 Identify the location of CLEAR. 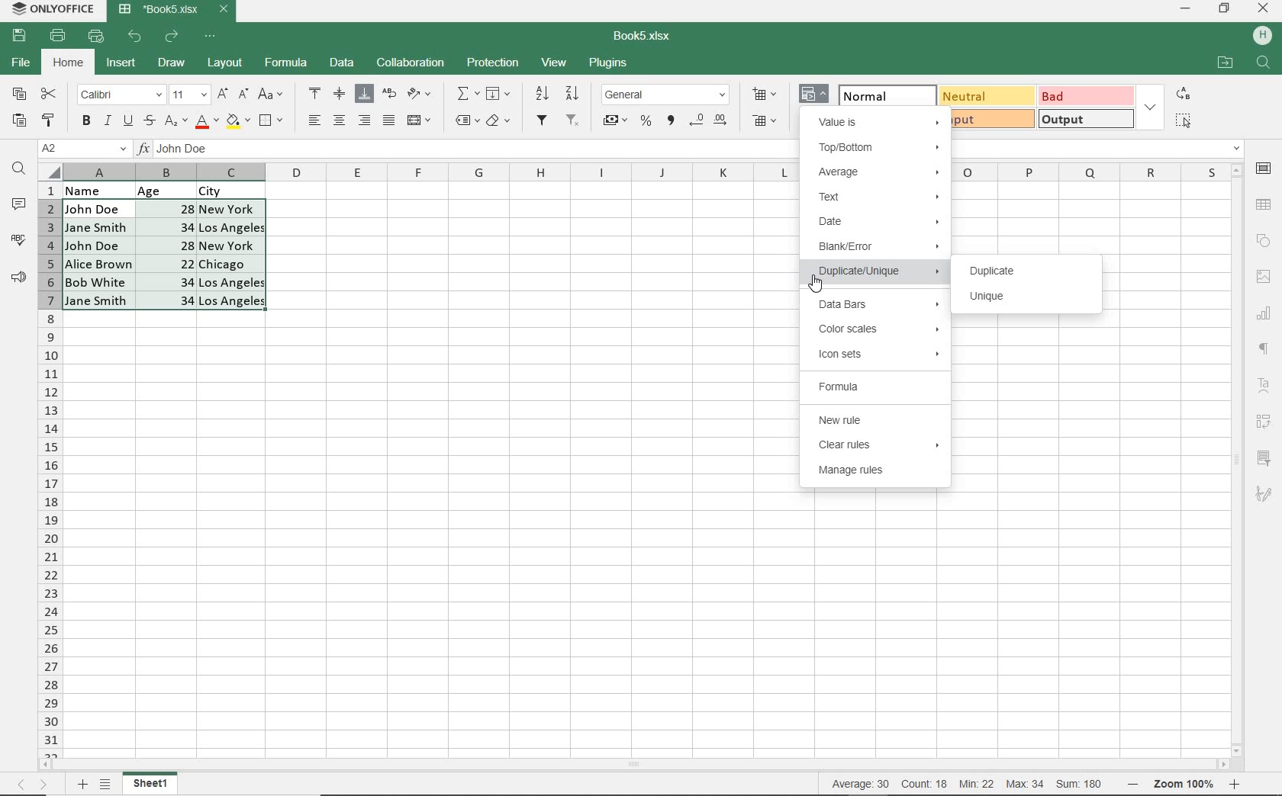
(498, 123).